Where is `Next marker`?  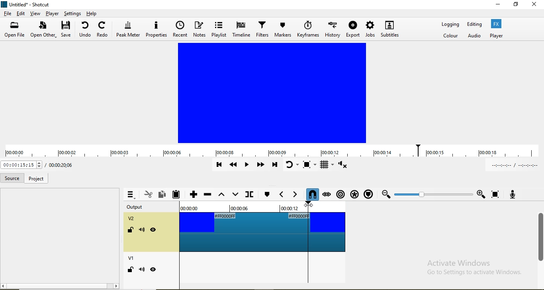 Next marker is located at coordinates (266, 195).